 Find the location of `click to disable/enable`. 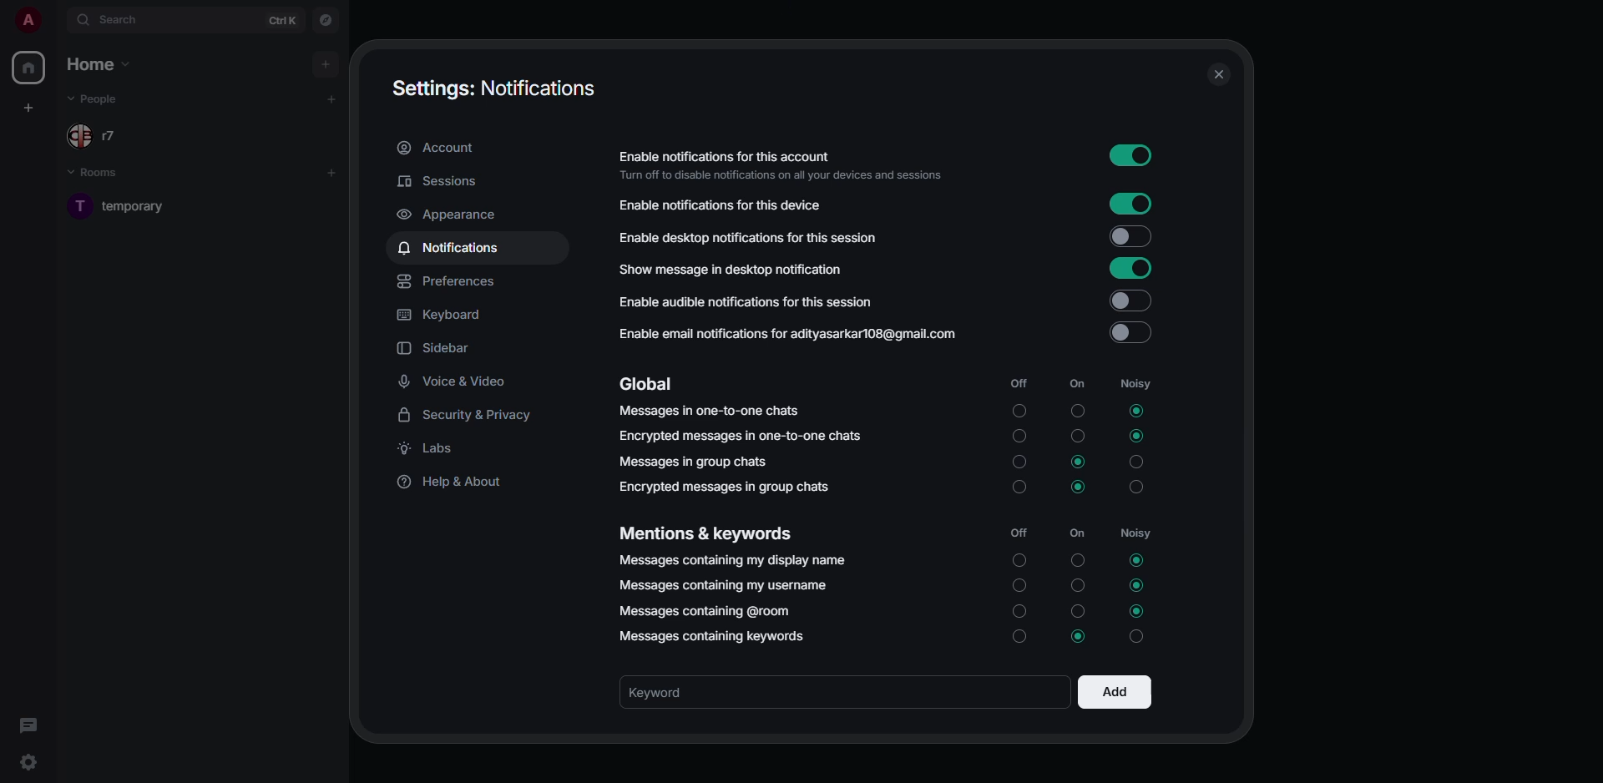

click to disable/enable is located at coordinates (1127, 299).